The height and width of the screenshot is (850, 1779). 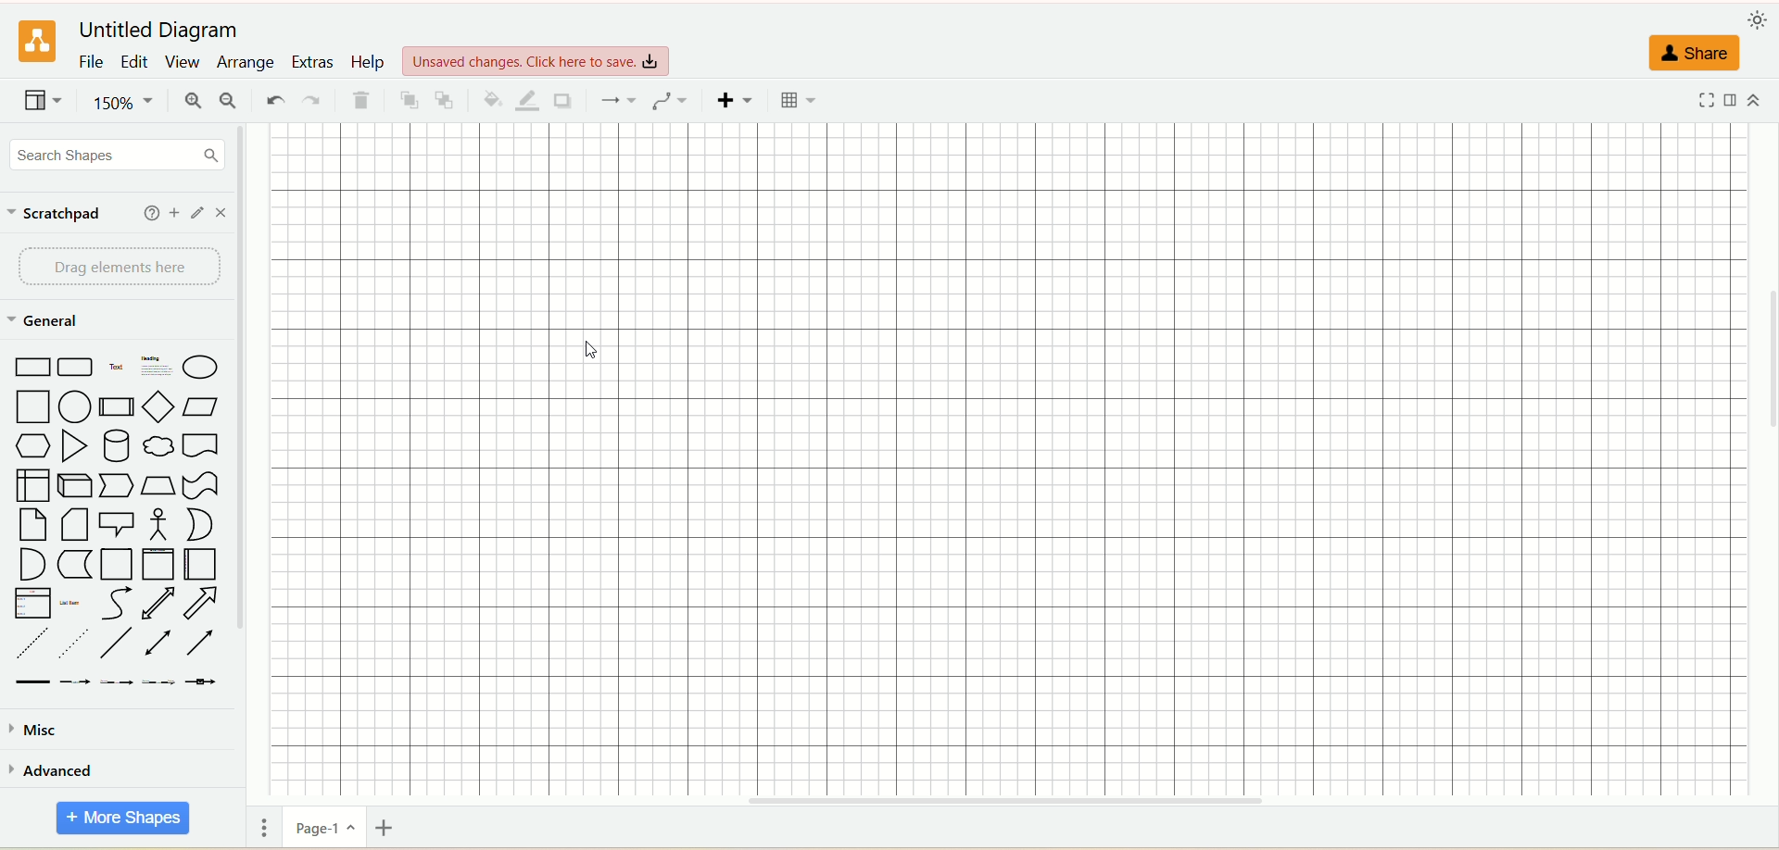 I want to click on view, so click(x=183, y=61).